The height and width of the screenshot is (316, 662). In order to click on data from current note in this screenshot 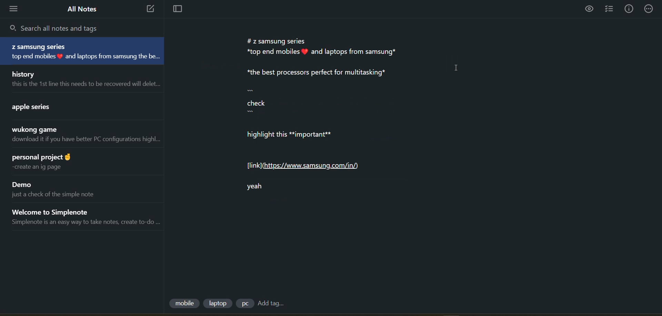, I will do `click(332, 121)`.